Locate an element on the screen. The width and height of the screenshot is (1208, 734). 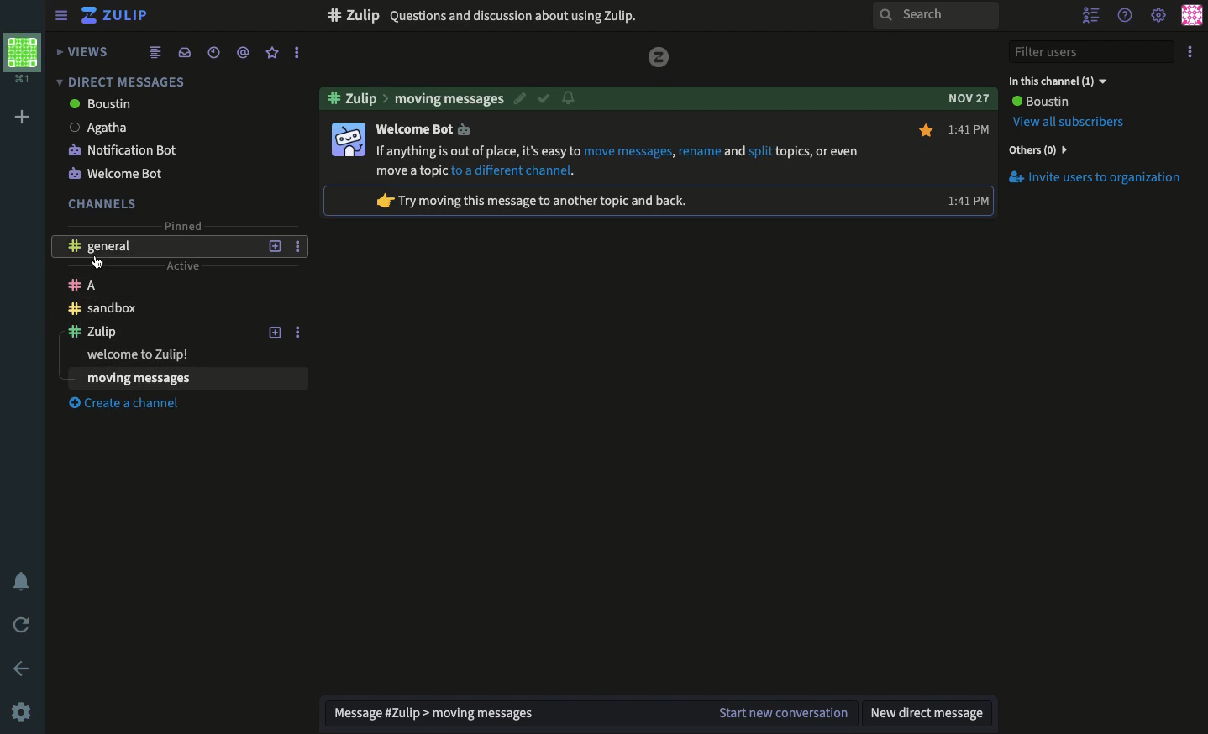
zulip logo is located at coordinates (659, 57).